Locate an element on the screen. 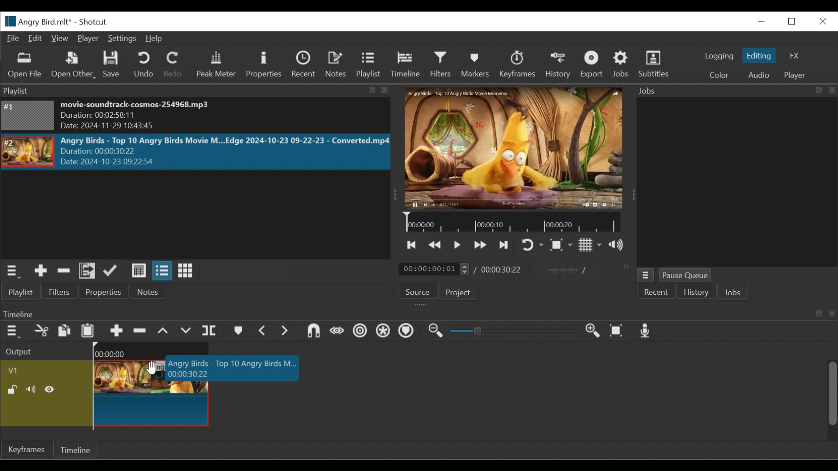 This screenshot has height=471, width=838. Toggle Zoom is located at coordinates (562, 246).